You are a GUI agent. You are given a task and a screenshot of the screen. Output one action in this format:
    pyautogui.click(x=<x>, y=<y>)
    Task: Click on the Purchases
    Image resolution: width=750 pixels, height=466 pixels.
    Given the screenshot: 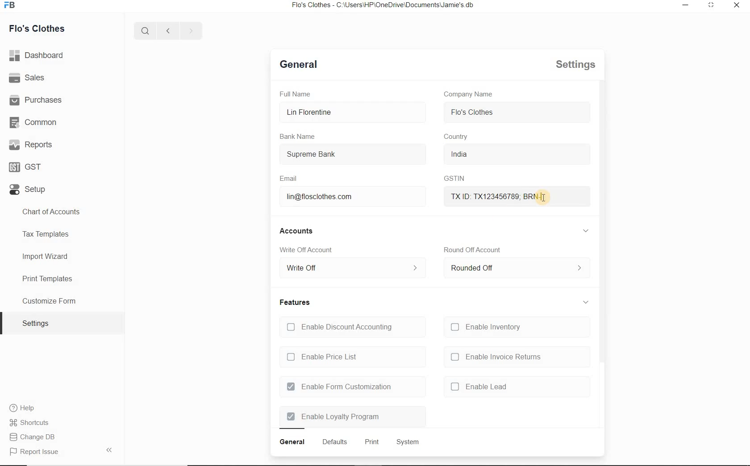 What is the action you would take?
    pyautogui.click(x=40, y=100)
    